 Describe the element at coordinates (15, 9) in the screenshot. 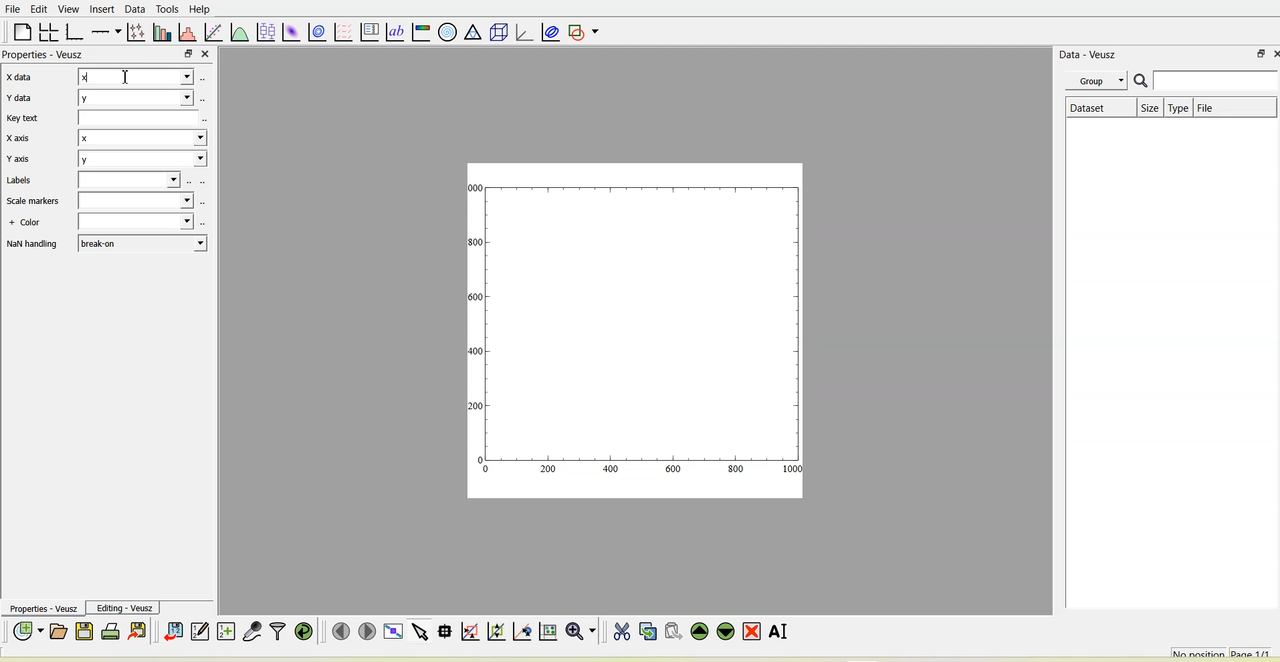

I see `File` at that location.